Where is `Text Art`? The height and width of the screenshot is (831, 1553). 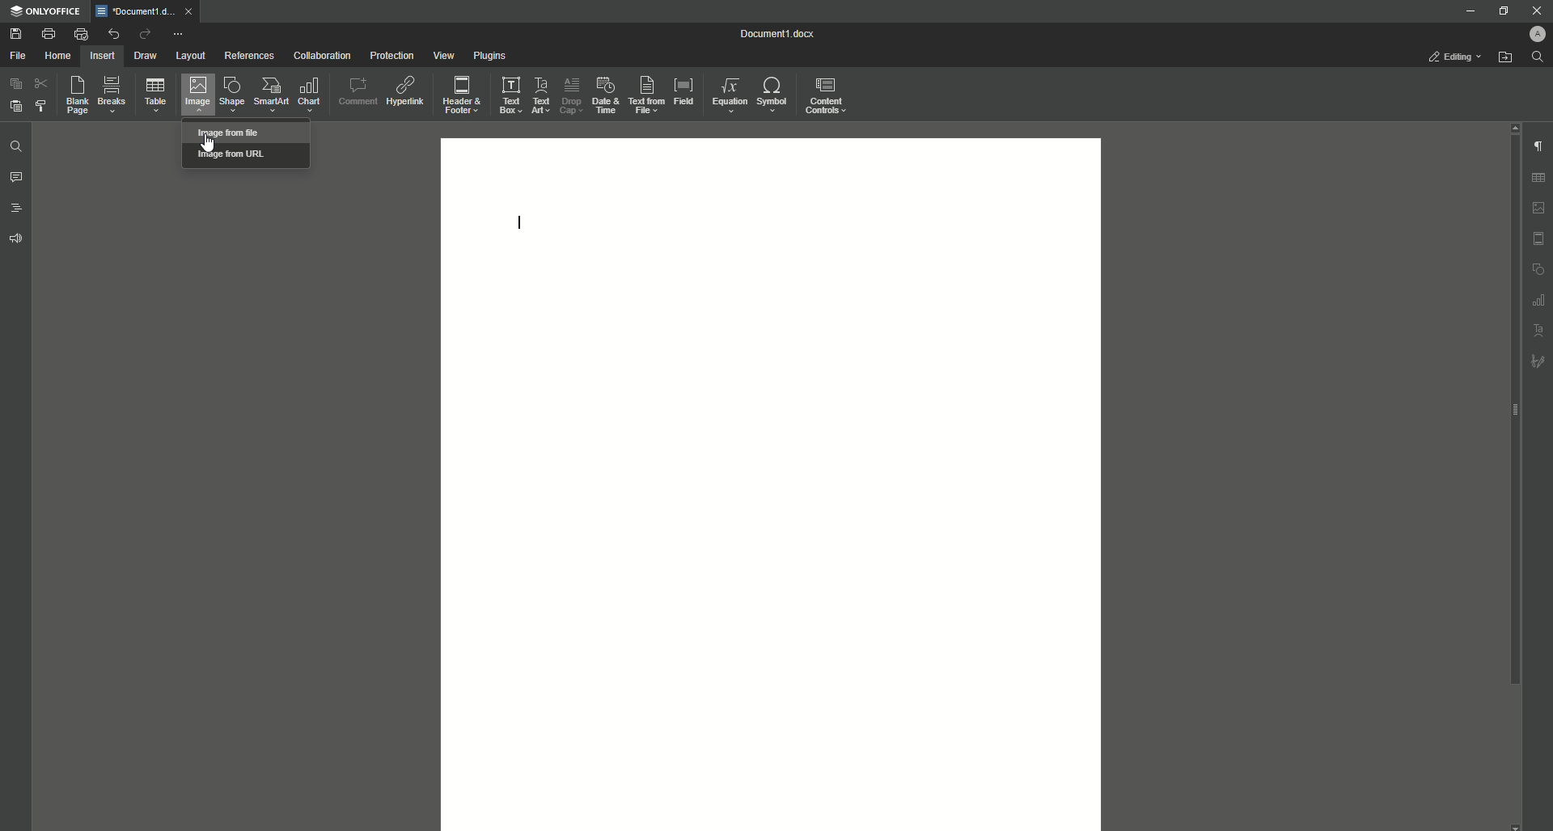
Text Art is located at coordinates (542, 97).